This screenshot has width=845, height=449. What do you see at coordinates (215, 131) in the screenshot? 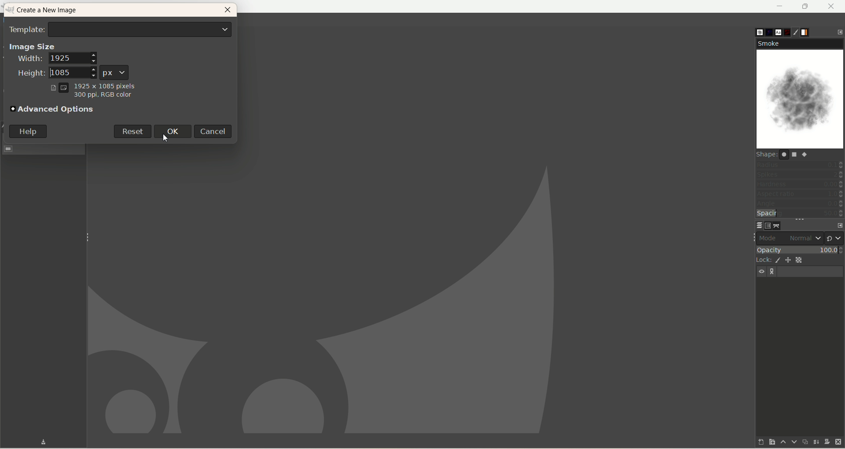
I see `cancel` at bounding box center [215, 131].